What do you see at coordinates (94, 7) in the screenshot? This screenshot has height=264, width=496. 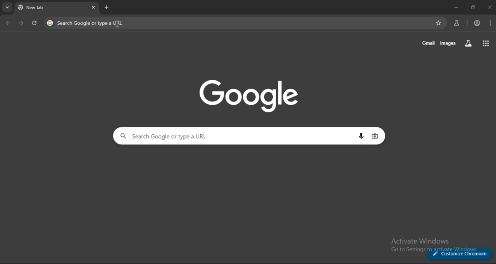 I see `close tab` at bounding box center [94, 7].